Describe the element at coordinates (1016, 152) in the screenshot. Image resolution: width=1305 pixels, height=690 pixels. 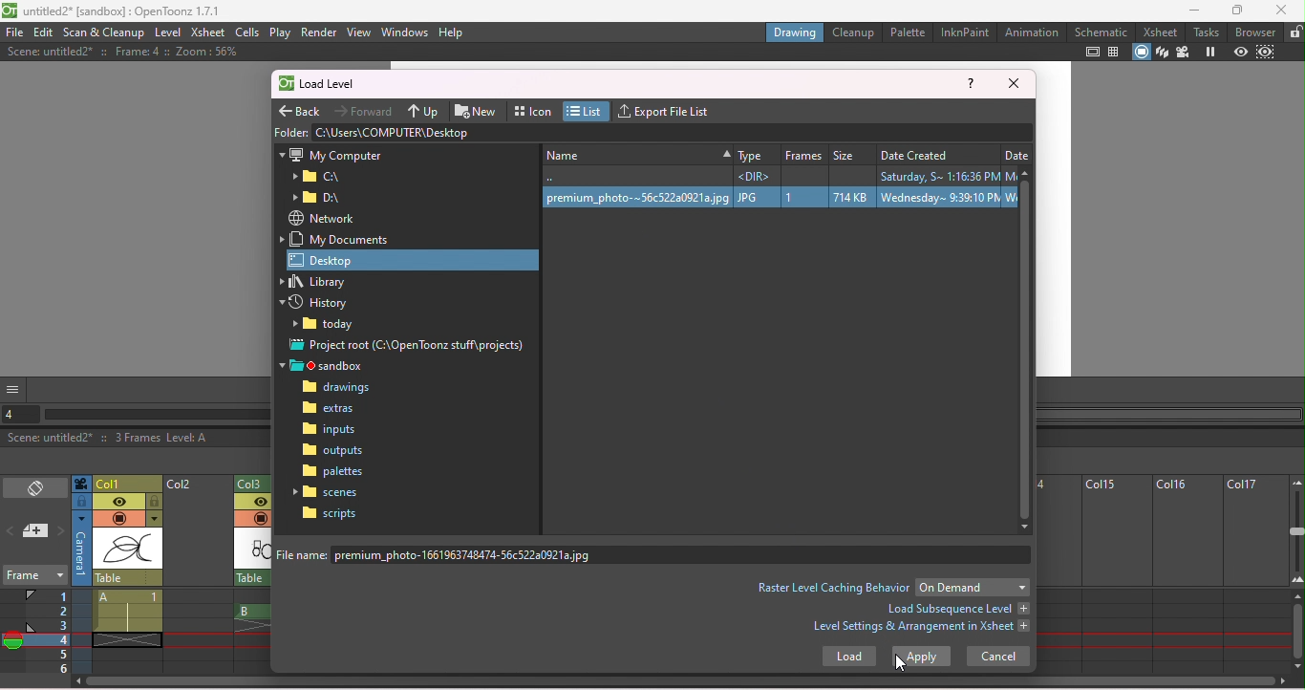
I see `Date ` at that location.